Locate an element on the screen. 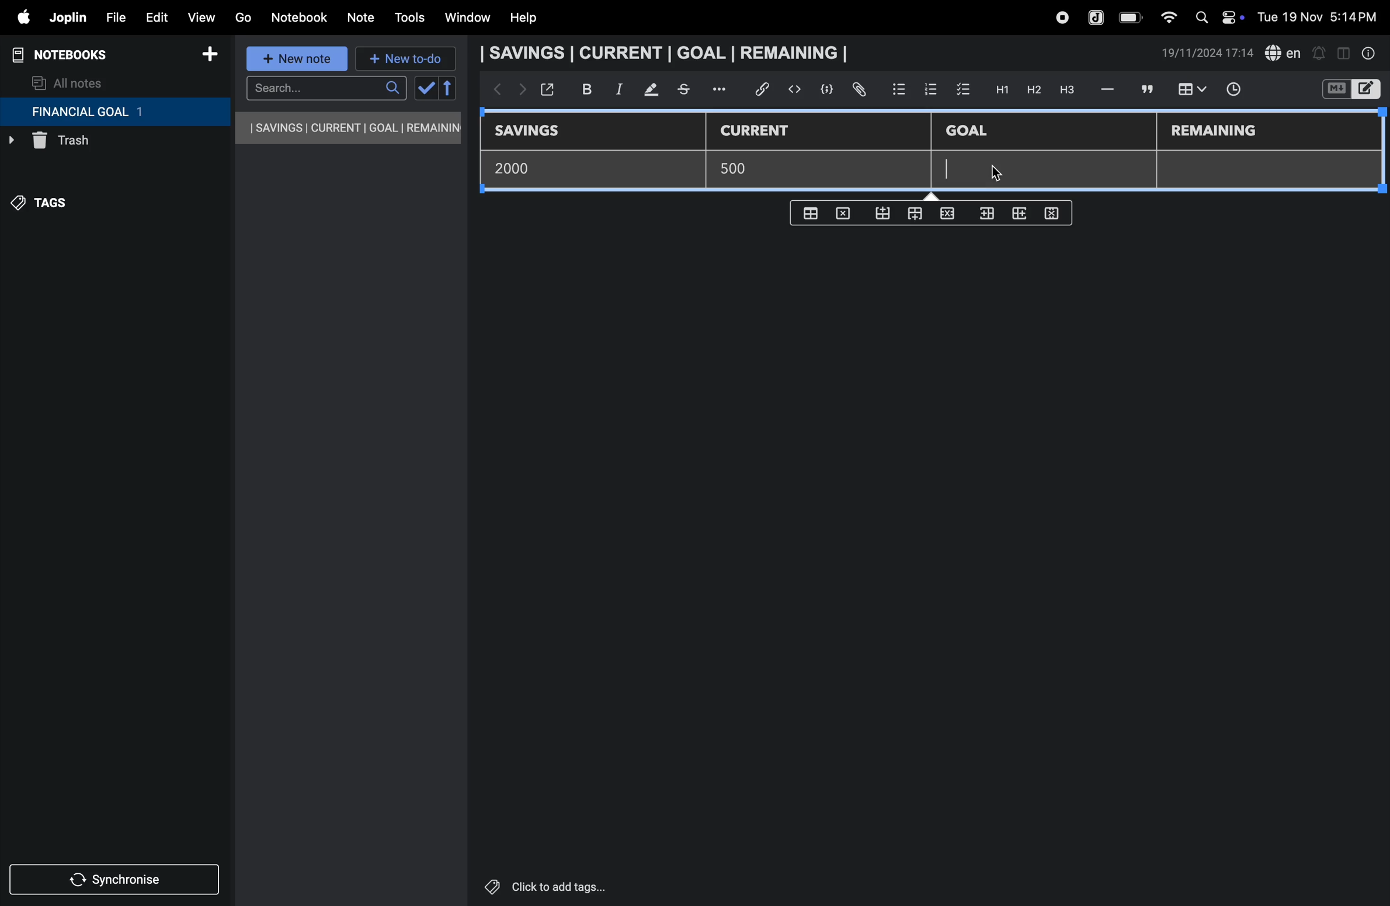 This screenshot has width=1390, height=906. inser rows is located at coordinates (985, 216).